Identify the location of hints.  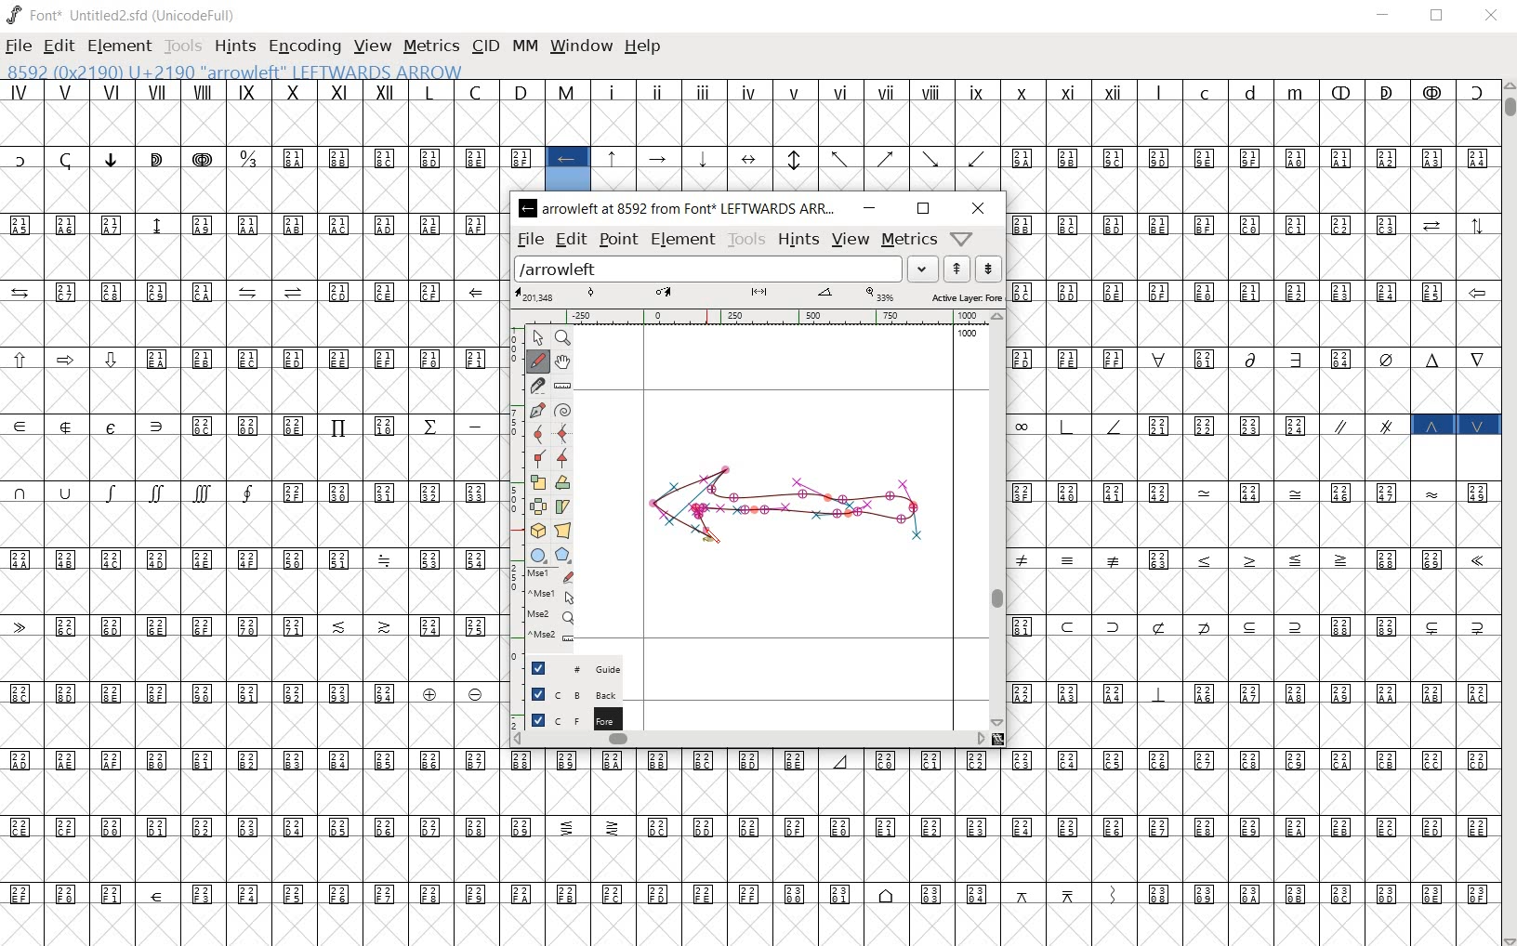
(798, 239).